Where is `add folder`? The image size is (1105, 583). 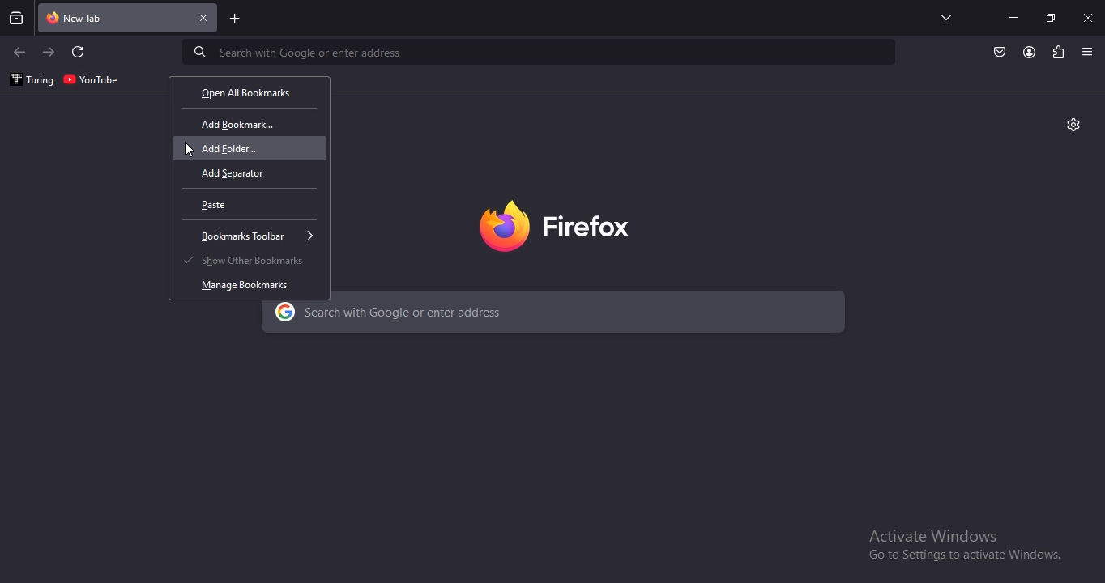 add folder is located at coordinates (240, 149).